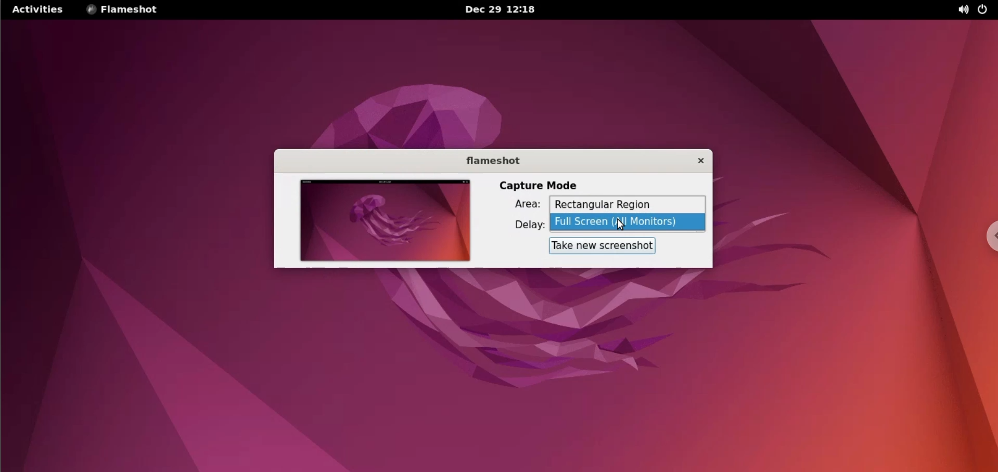 Image resolution: width=998 pixels, height=472 pixels. I want to click on take new screenshot, so click(603, 246).